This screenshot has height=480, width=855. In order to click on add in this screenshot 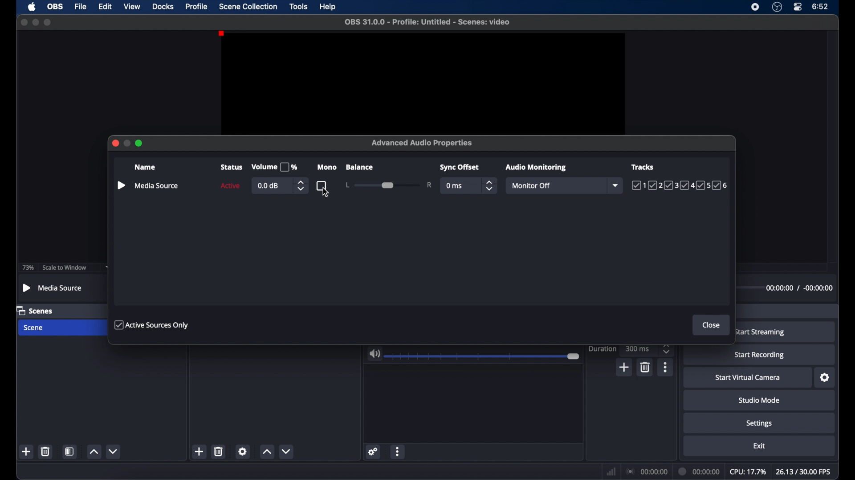, I will do `click(26, 452)`.